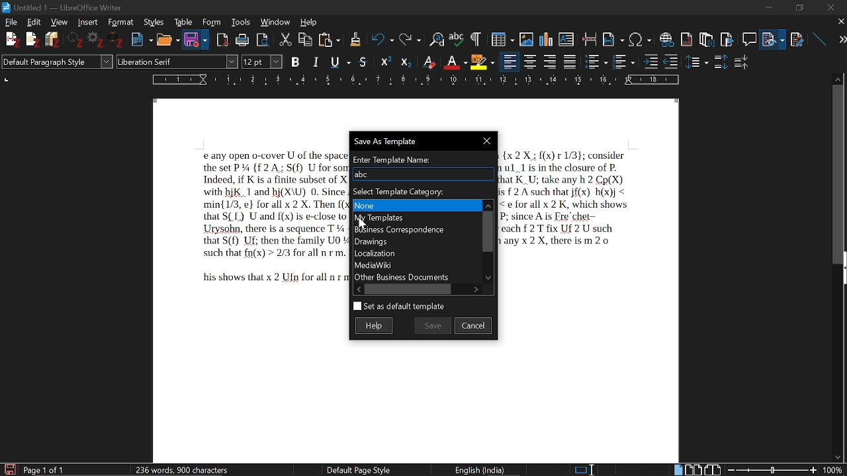 Image resolution: width=847 pixels, height=476 pixels. Describe the element at coordinates (87, 22) in the screenshot. I see `Insert` at that location.